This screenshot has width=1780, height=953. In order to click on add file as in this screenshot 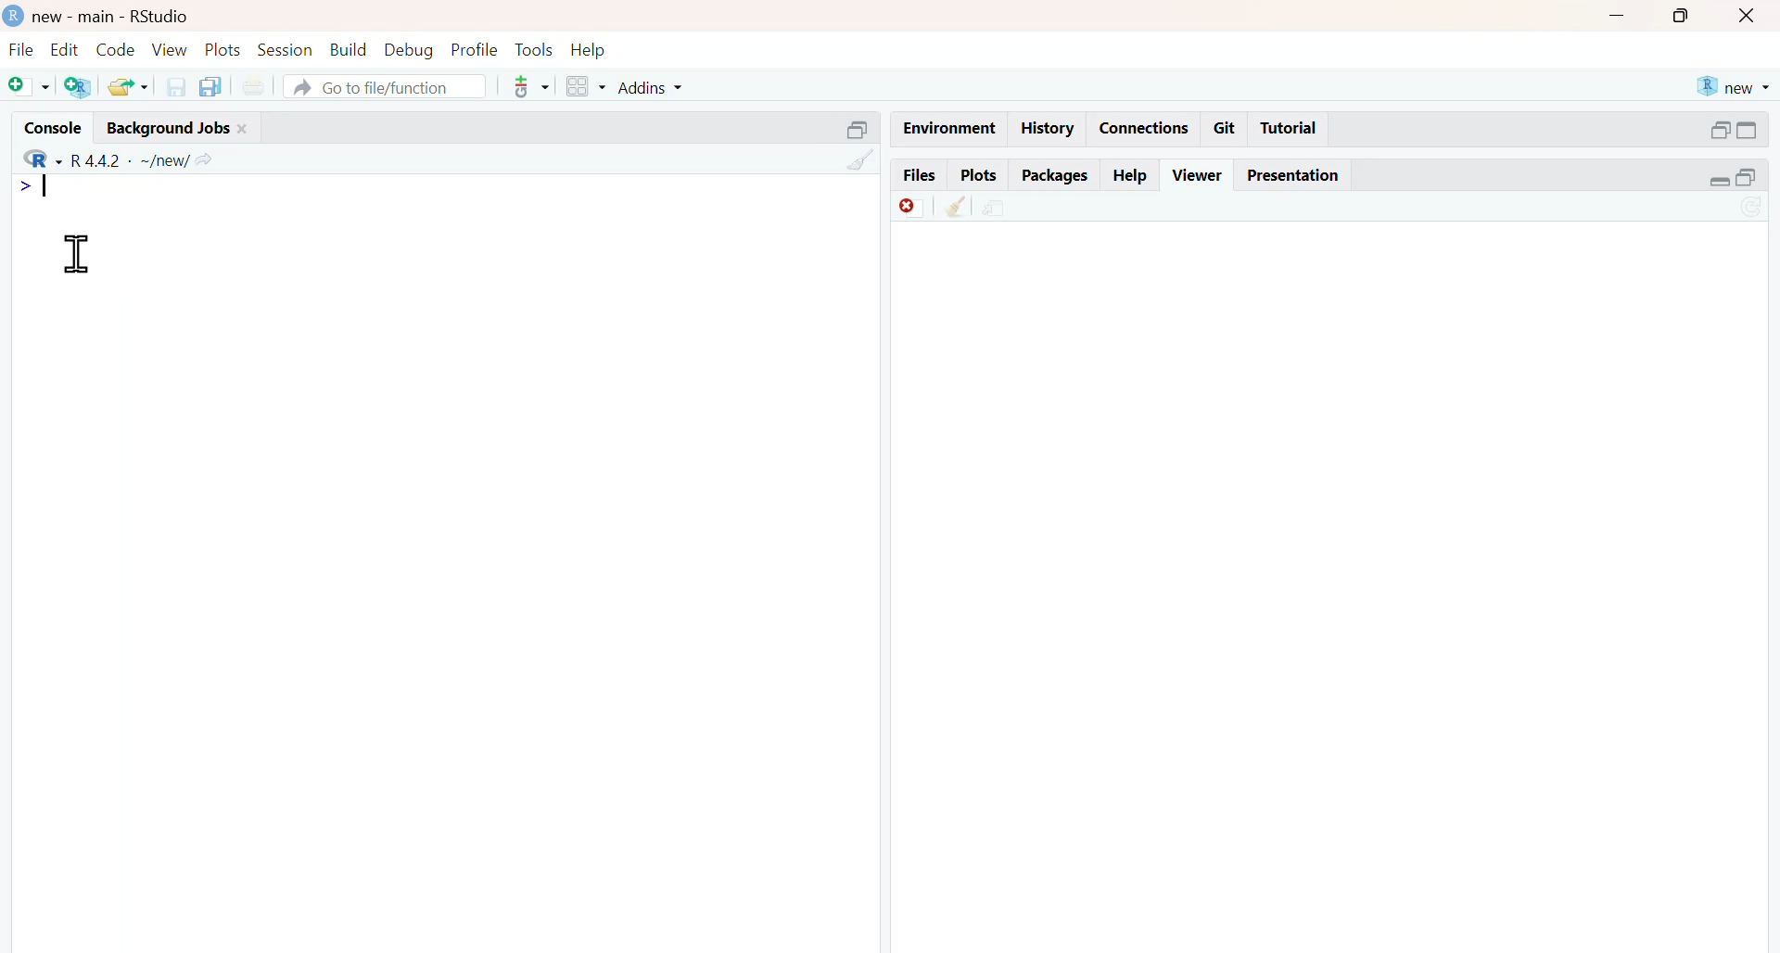, I will do `click(30, 87)`.